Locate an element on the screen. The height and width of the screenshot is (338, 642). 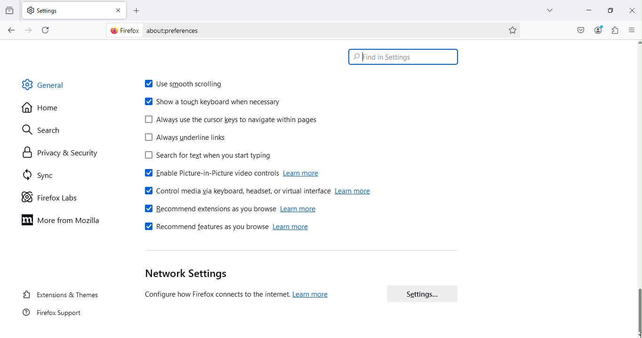
(Configure how Firefox connects to the internet is located at coordinates (214, 295).